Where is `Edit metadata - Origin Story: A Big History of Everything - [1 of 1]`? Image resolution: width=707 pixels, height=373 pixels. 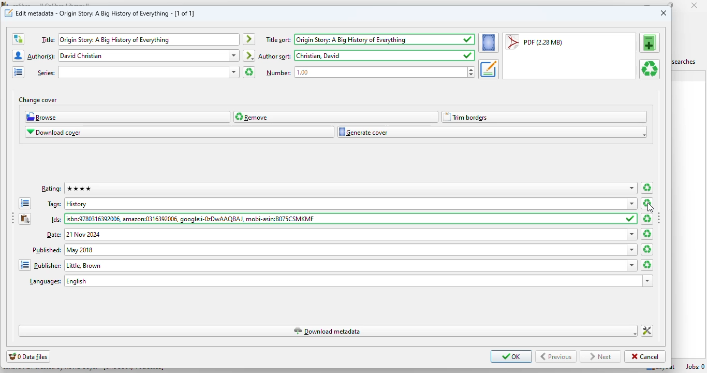
Edit metadata - Origin Story: A Big History of Everything - [1 of 1] is located at coordinates (106, 13).